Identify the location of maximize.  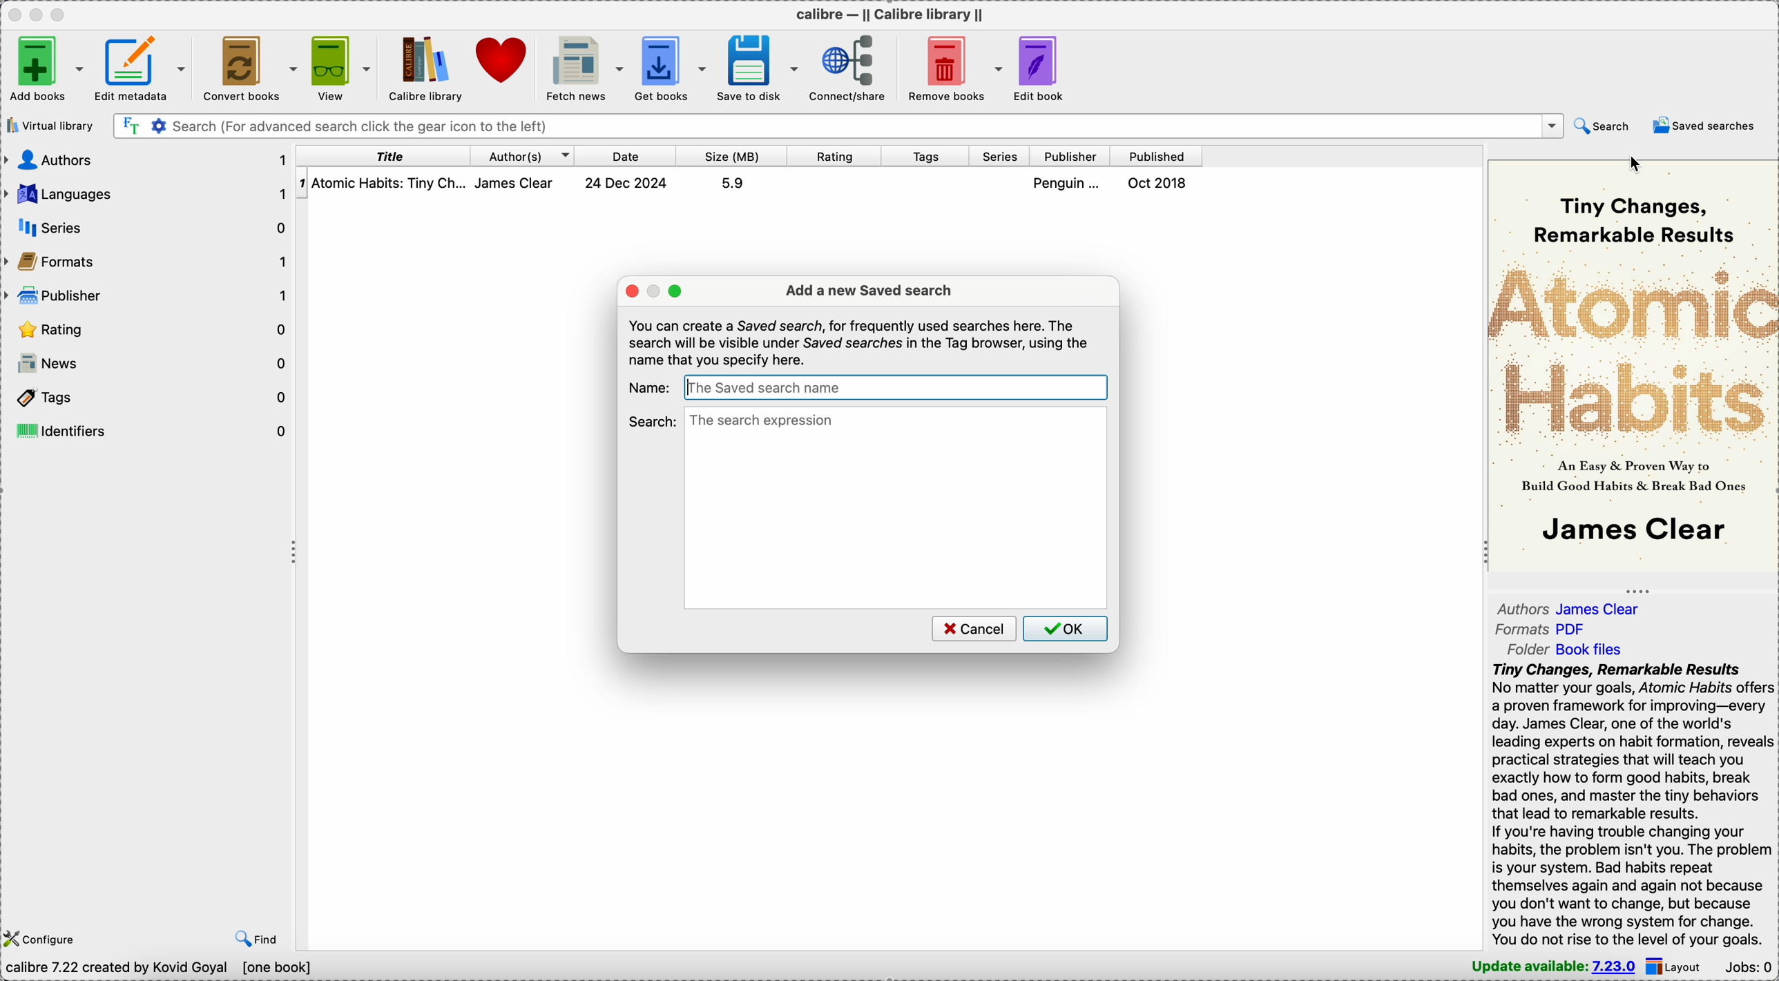
(61, 14).